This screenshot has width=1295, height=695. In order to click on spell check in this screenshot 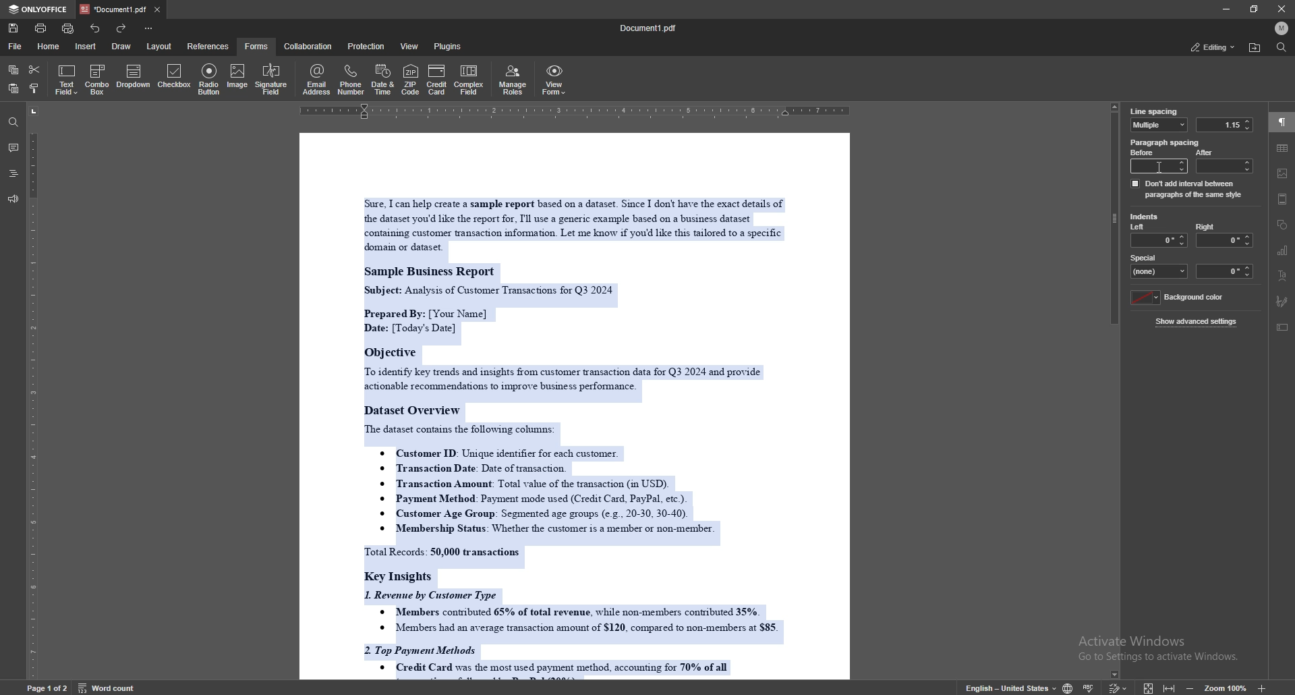, I will do `click(1090, 686)`.